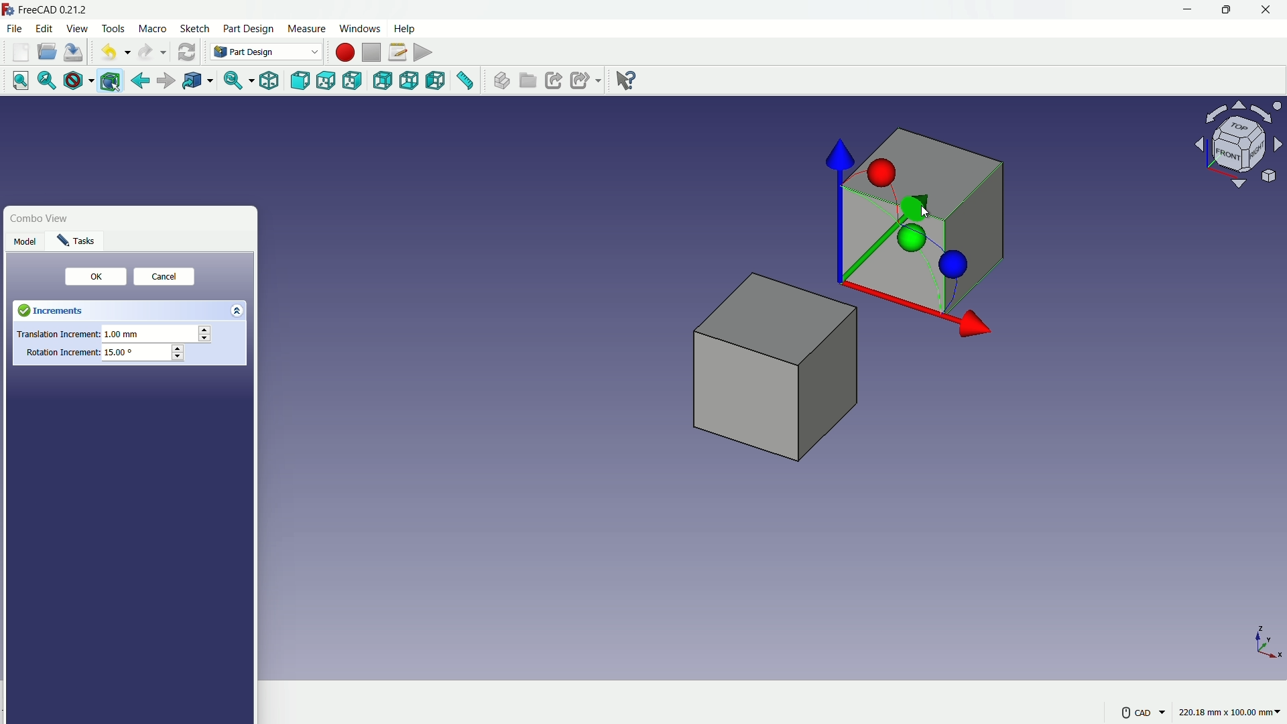 This screenshot has width=1287, height=724. Describe the element at coordinates (328, 80) in the screenshot. I see `top view` at that location.